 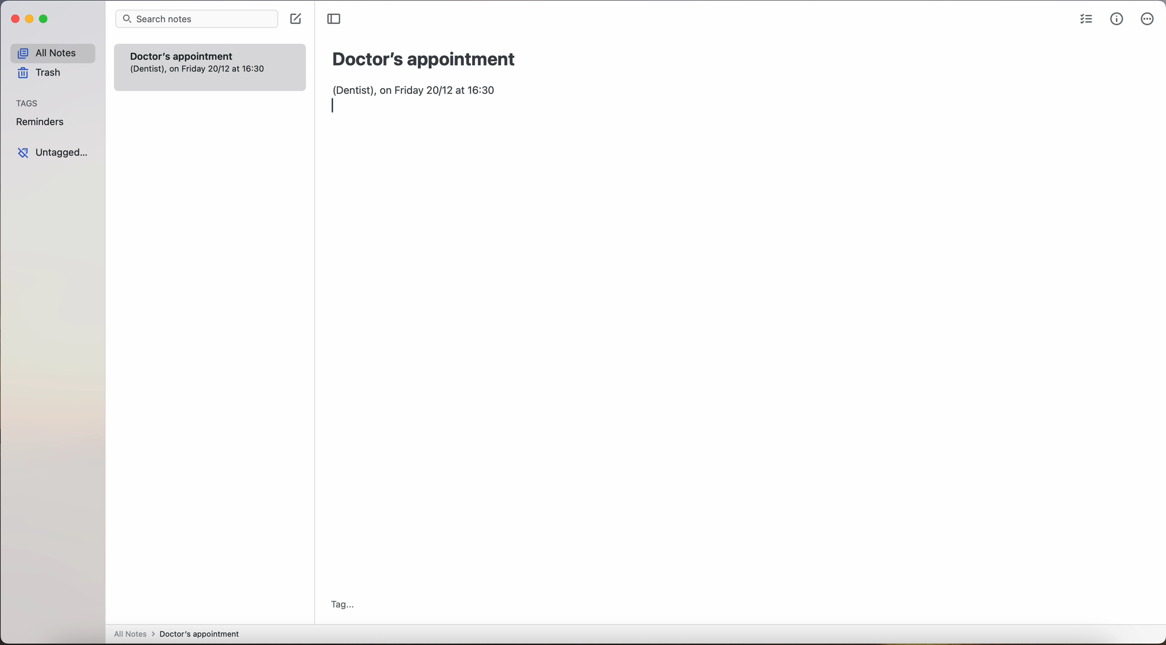 I want to click on text cursor, so click(x=335, y=106).